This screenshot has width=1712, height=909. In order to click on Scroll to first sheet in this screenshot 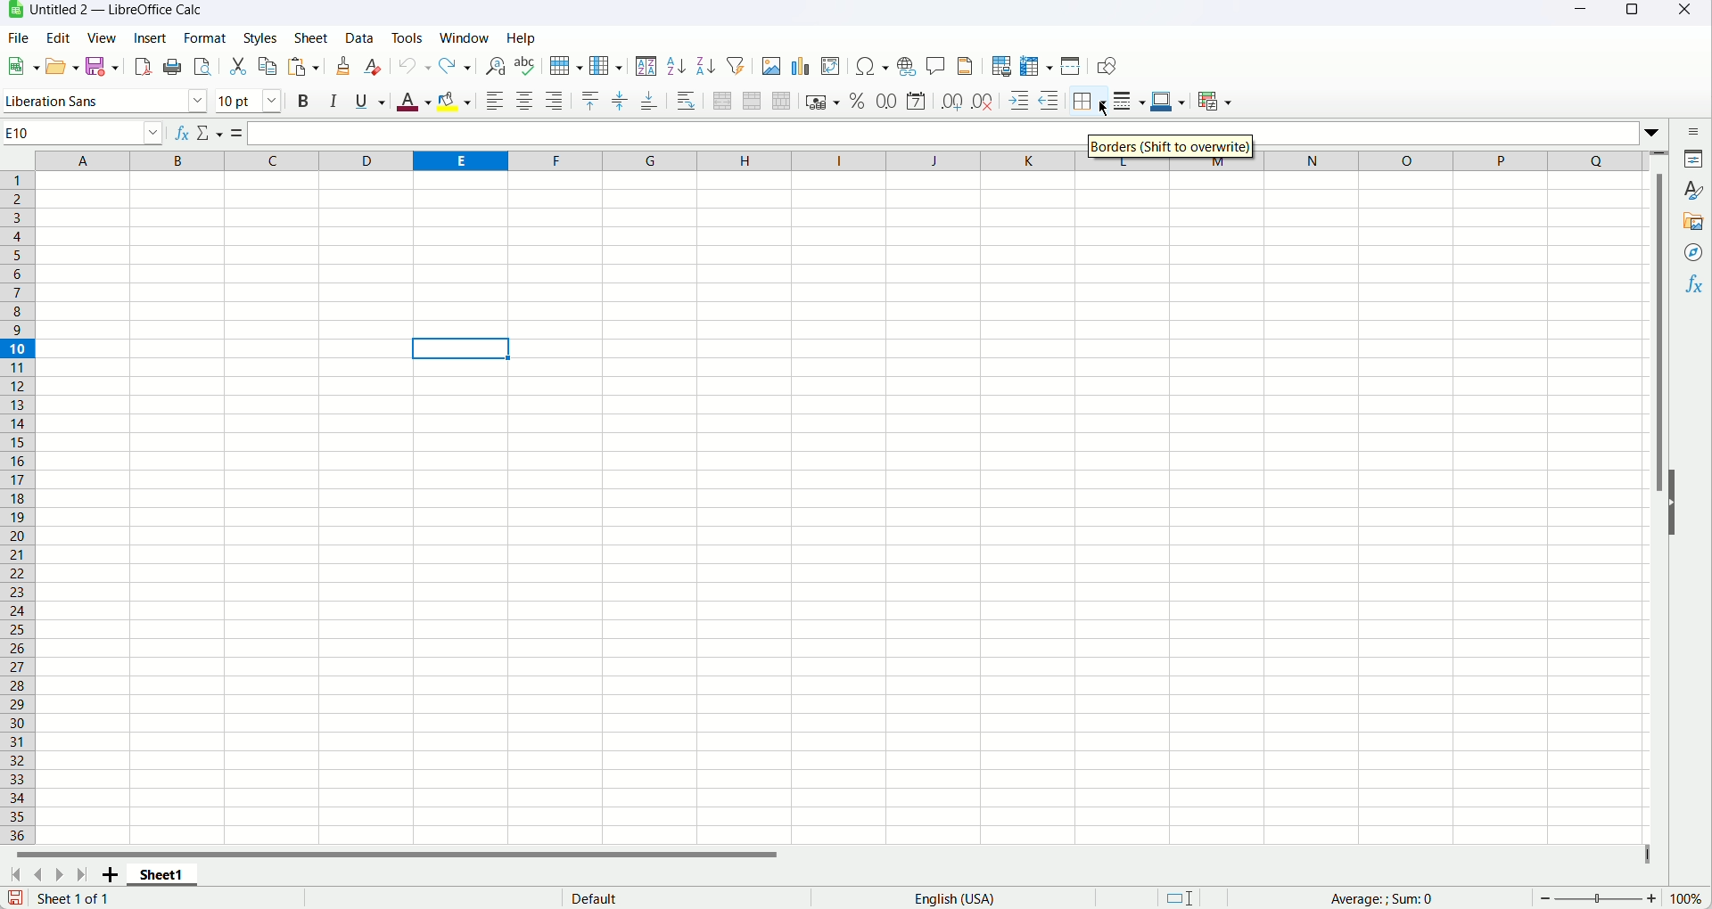, I will do `click(15, 876)`.